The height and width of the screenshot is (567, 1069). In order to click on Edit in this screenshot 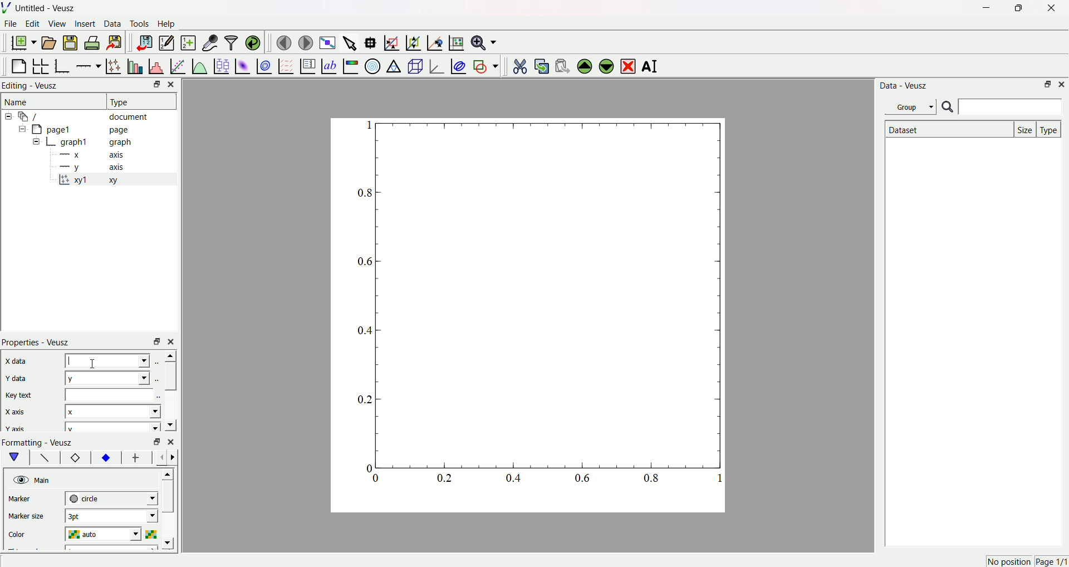, I will do `click(33, 25)`.